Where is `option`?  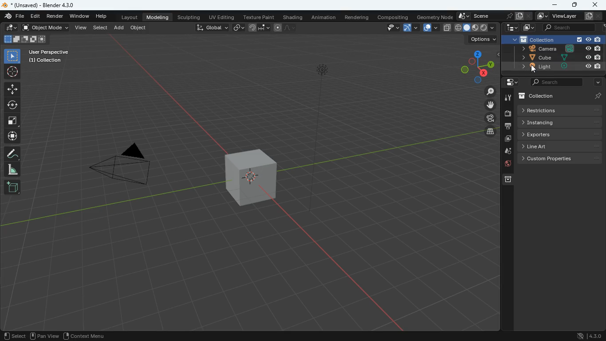
option is located at coordinates (481, 40).